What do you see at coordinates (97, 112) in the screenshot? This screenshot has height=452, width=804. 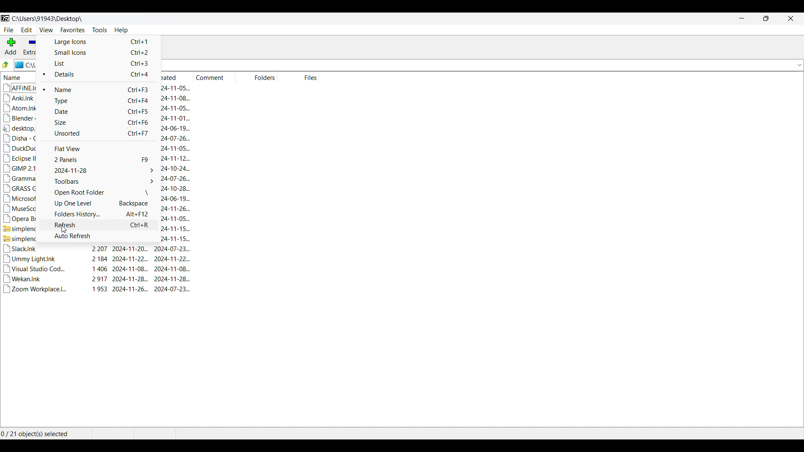 I see `Date` at bounding box center [97, 112].